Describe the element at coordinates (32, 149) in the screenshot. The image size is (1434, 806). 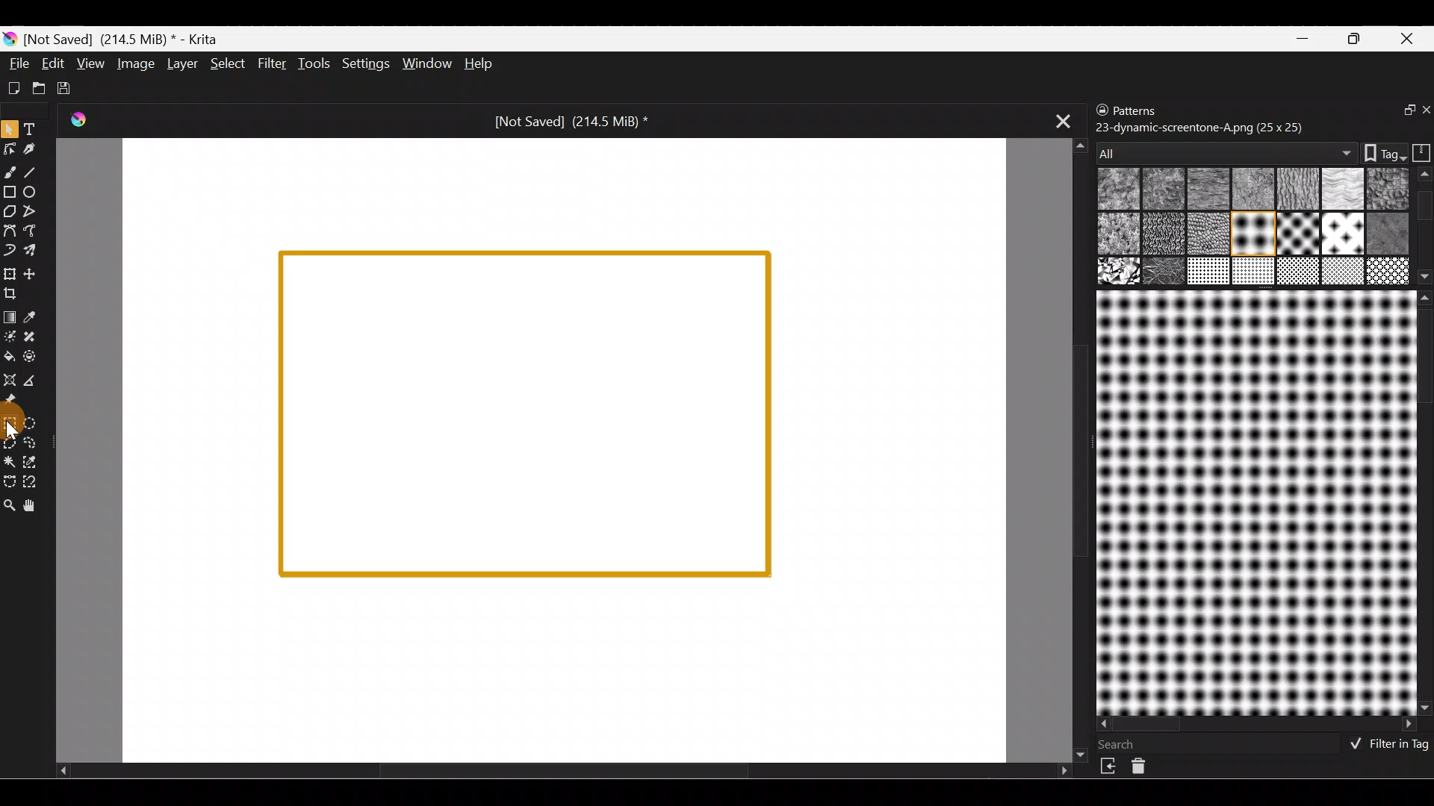
I see `Calligraphy` at that location.